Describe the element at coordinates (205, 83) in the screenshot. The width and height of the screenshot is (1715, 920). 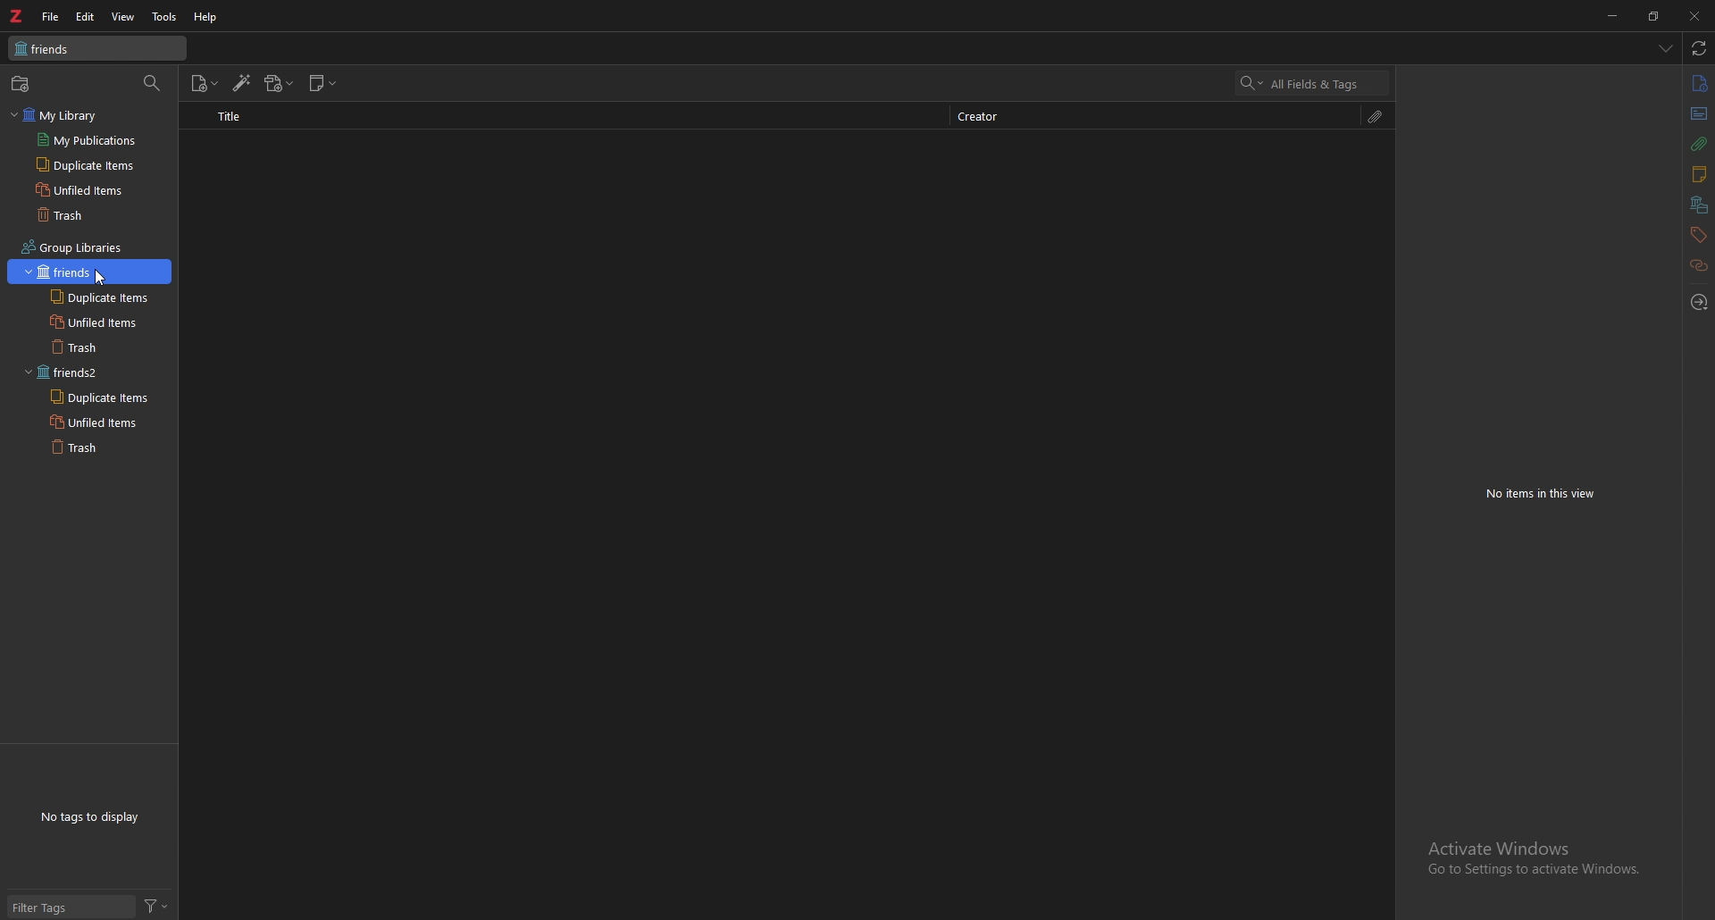
I see `new item` at that location.